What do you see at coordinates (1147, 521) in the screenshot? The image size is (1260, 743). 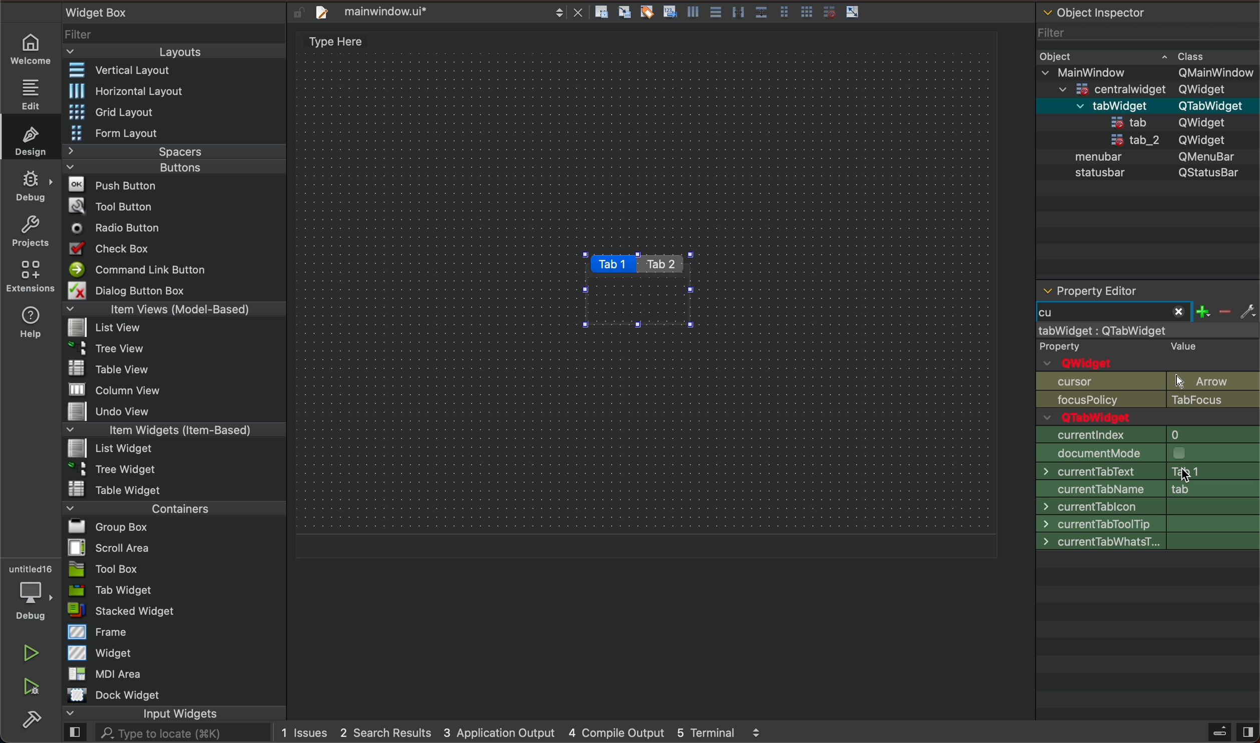 I see `base size` at bounding box center [1147, 521].